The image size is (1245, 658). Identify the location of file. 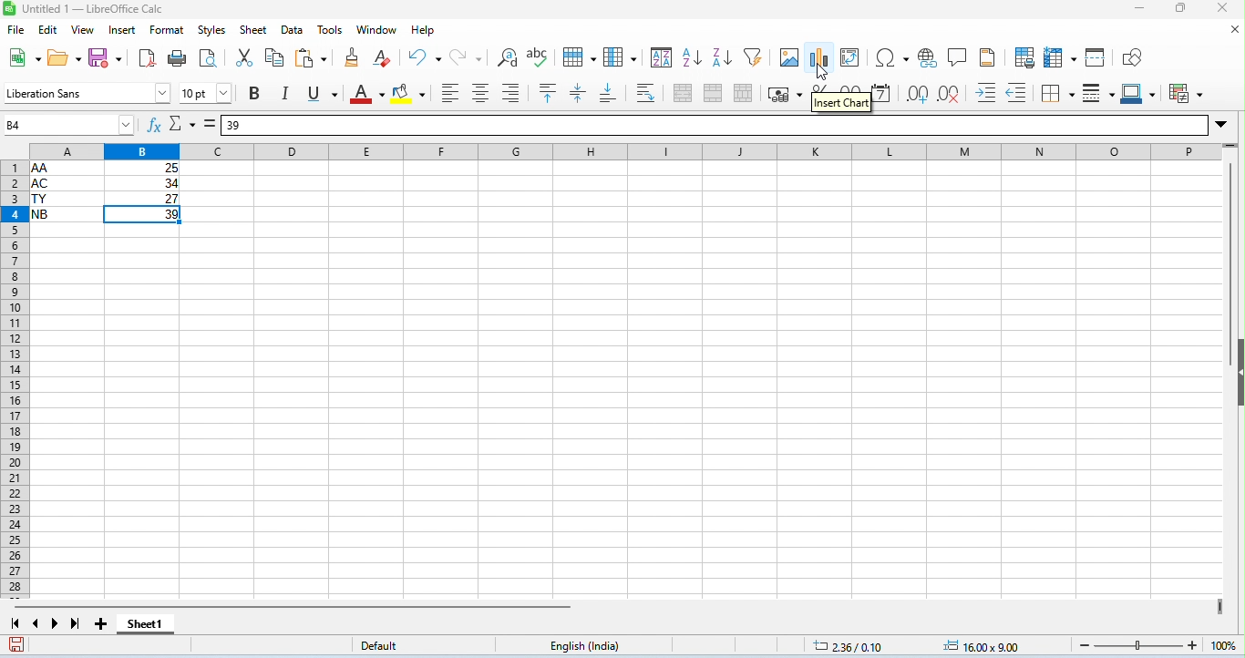
(15, 29).